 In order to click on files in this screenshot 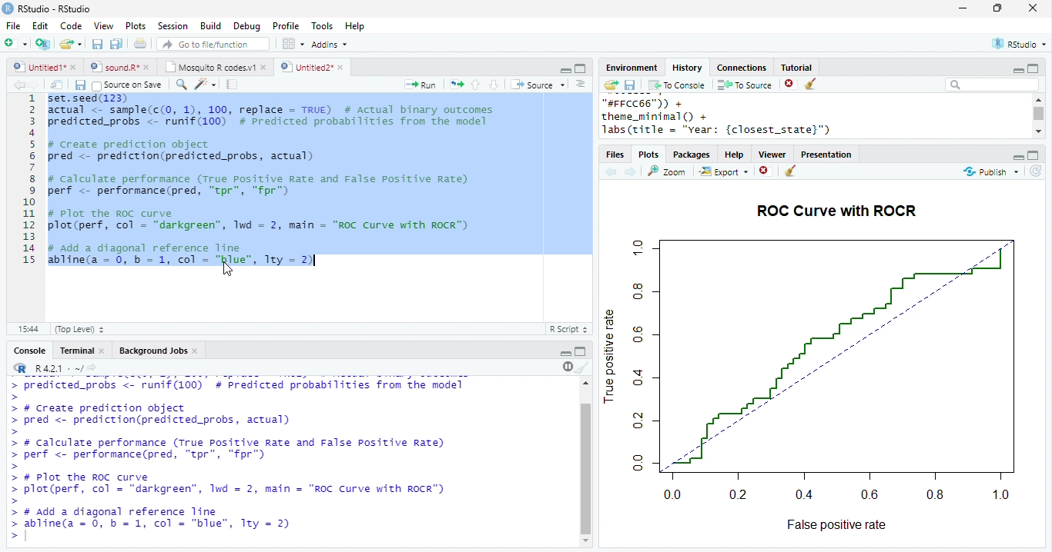, I will do `click(616, 155)`.